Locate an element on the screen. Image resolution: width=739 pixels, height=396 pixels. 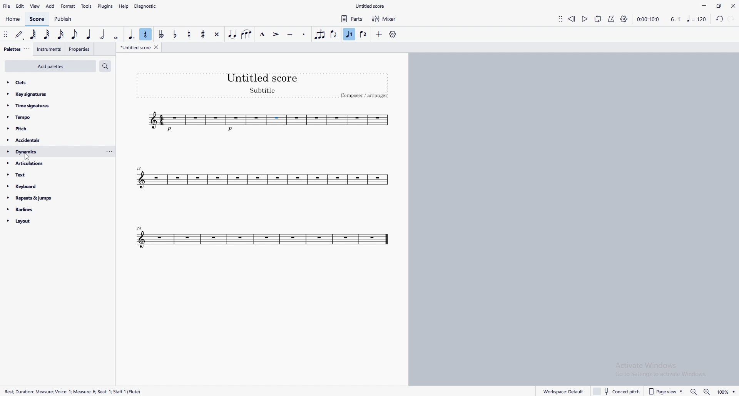
undo is located at coordinates (720, 18).